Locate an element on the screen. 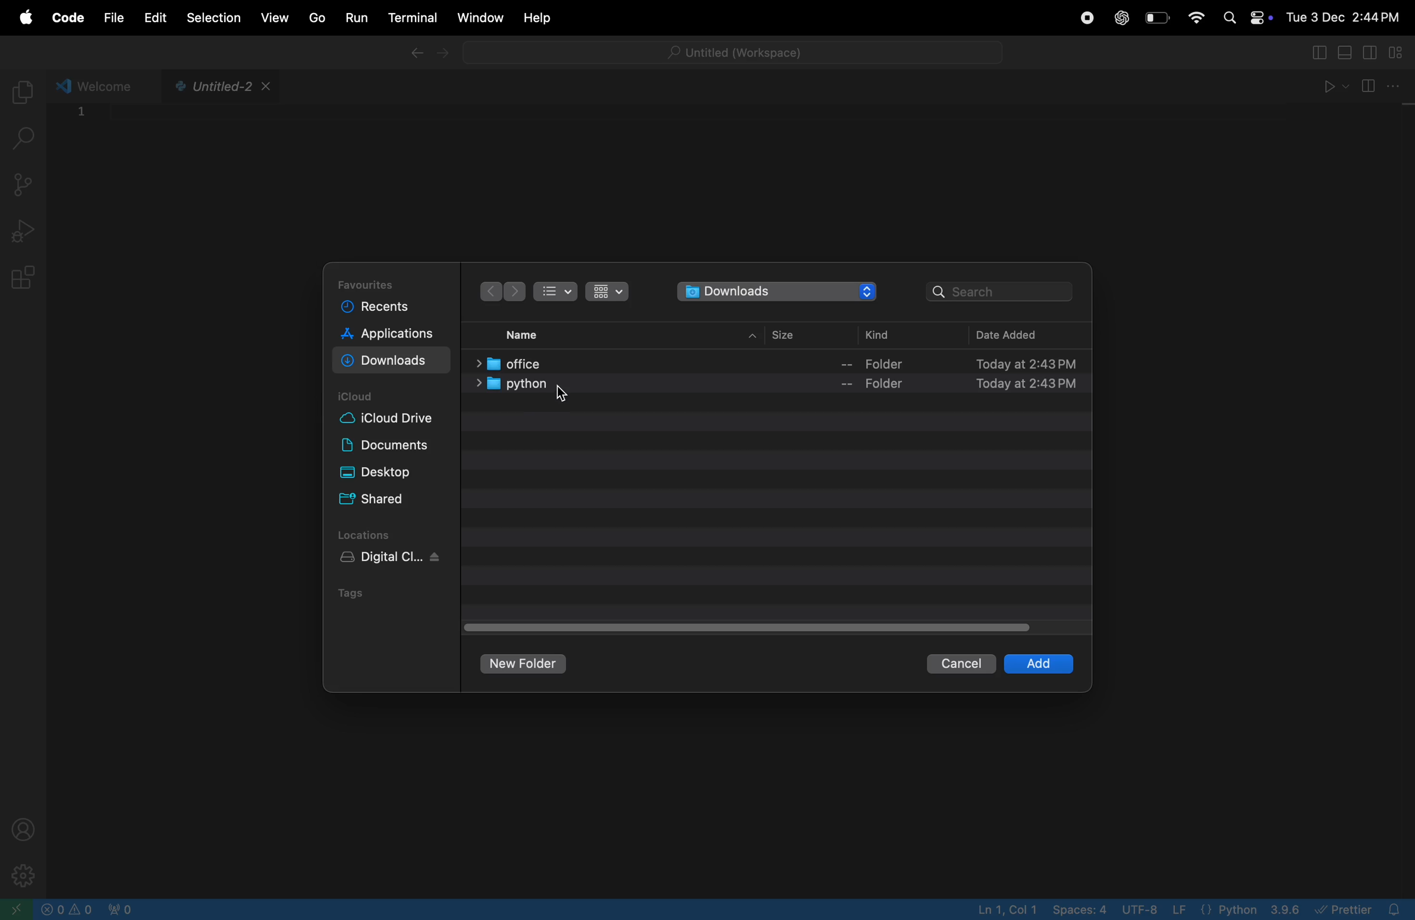  tags is located at coordinates (353, 595).